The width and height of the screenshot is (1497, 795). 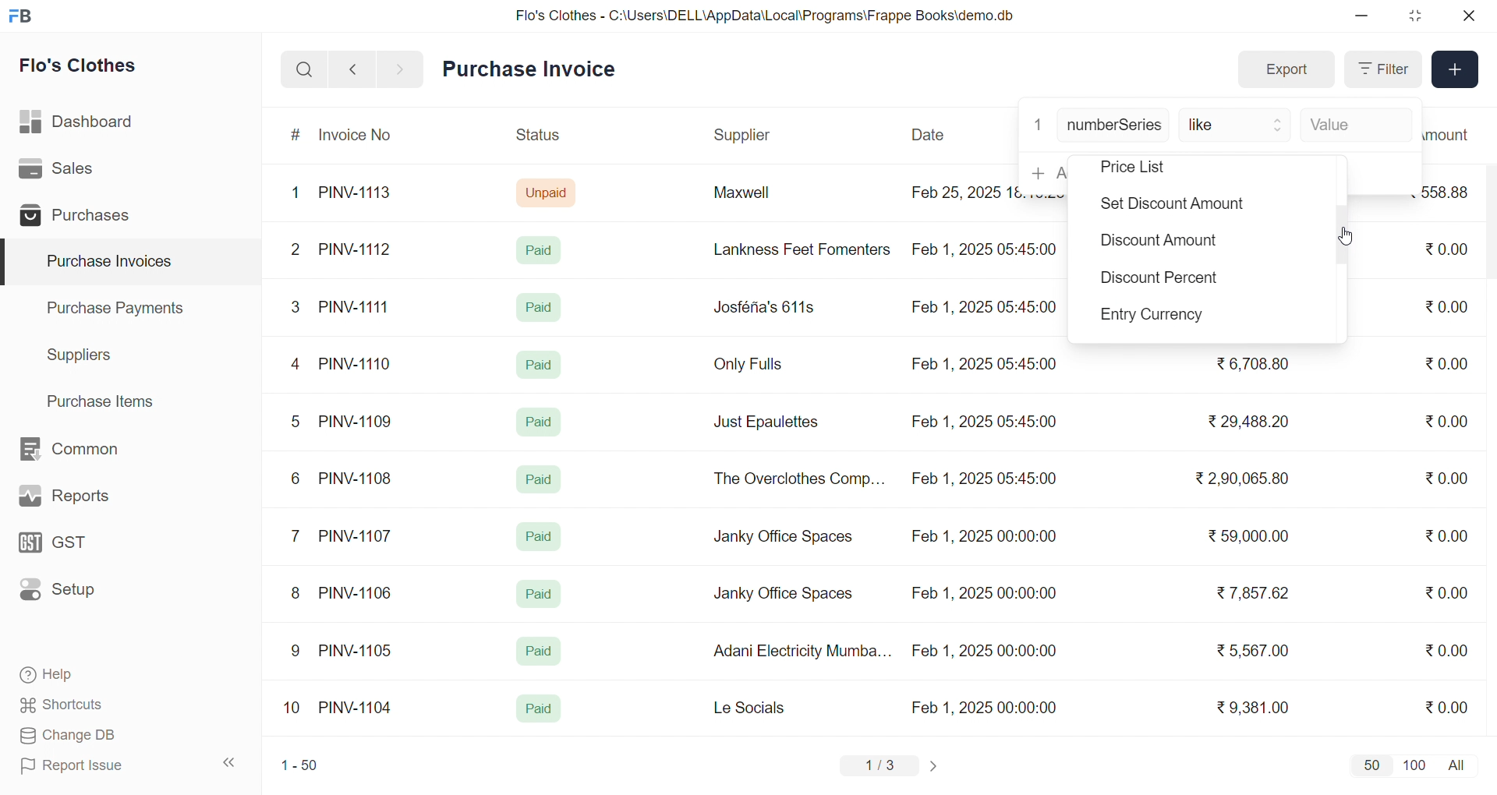 I want to click on Feb 1, 2025 00:00:00, so click(x=982, y=591).